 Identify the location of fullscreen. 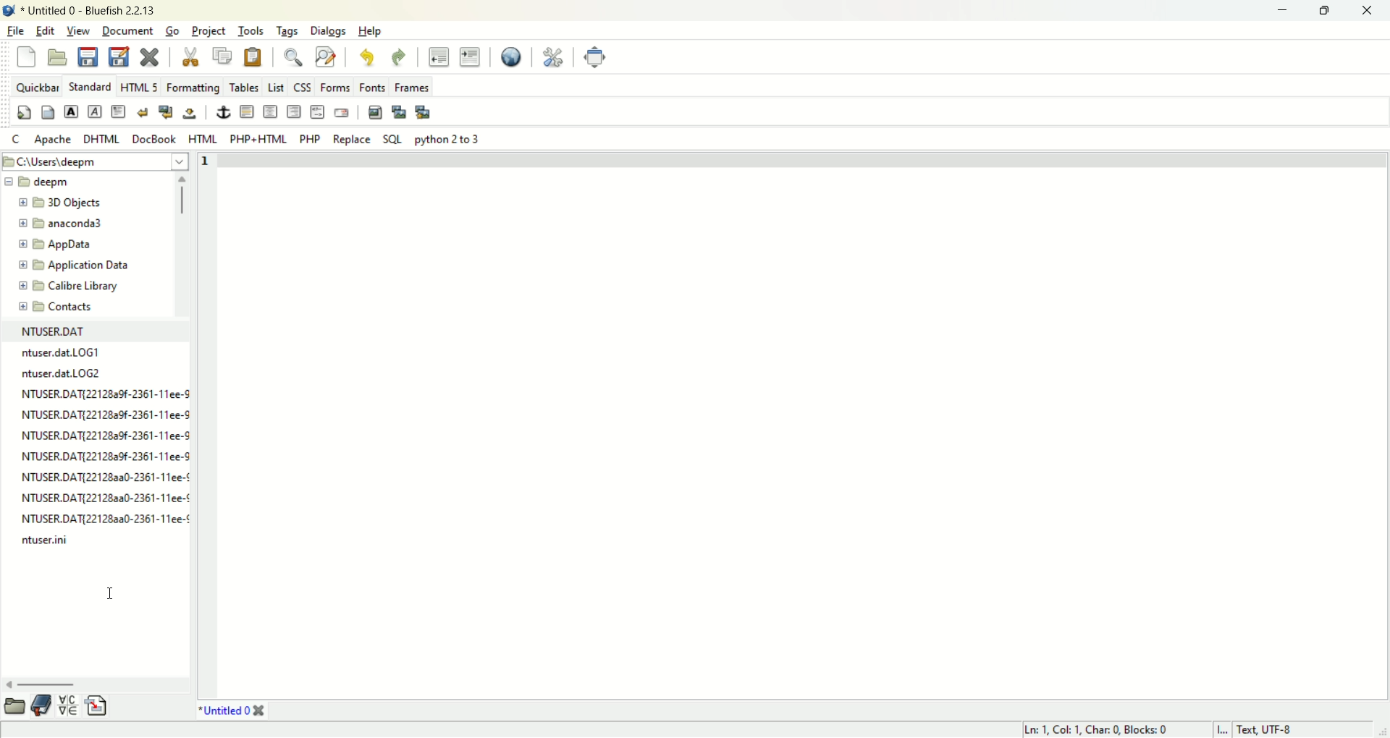
(594, 56).